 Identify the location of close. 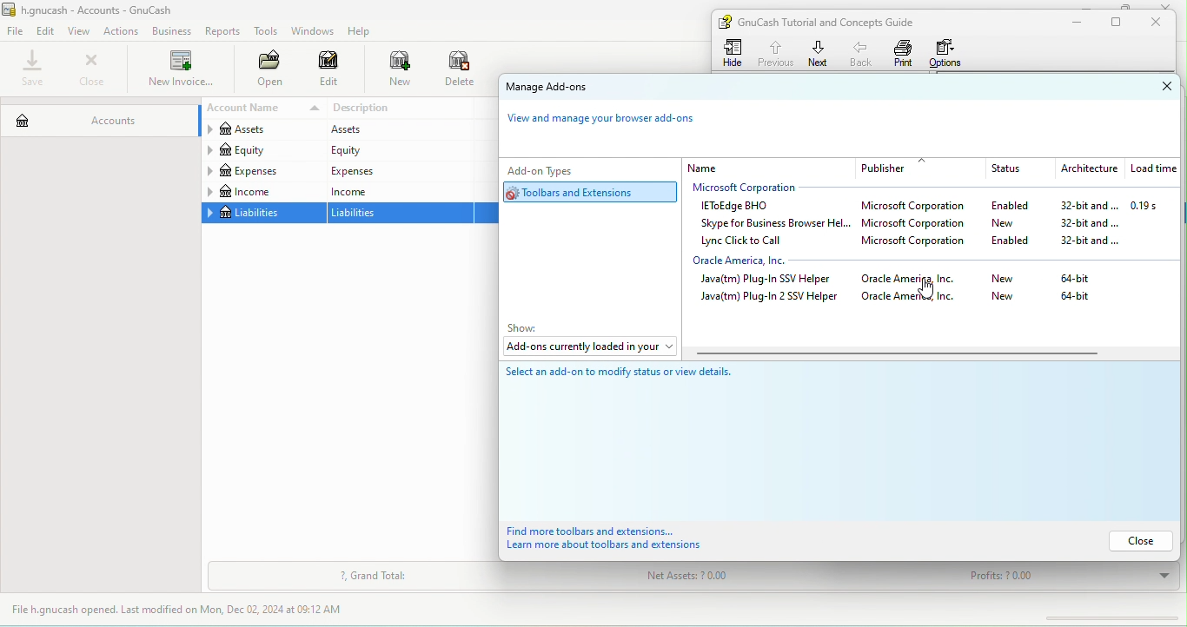
(1137, 540).